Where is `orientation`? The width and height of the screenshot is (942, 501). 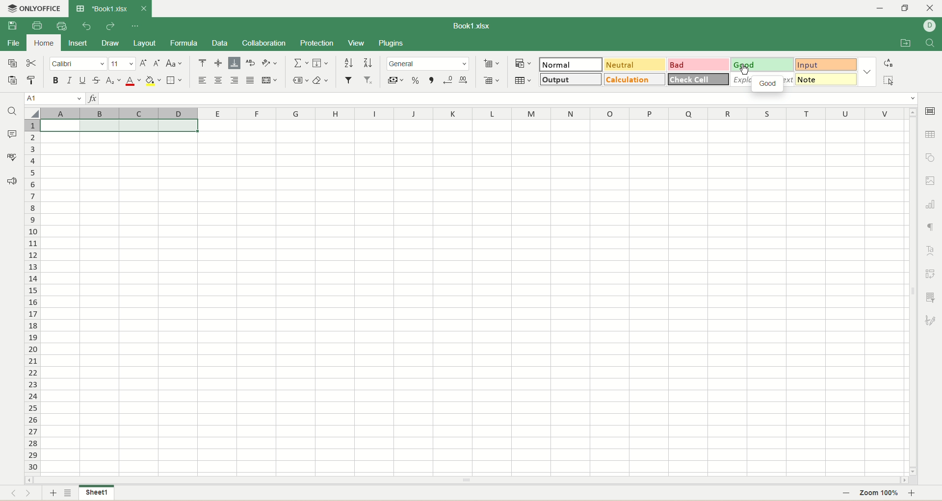
orientation is located at coordinates (268, 63).